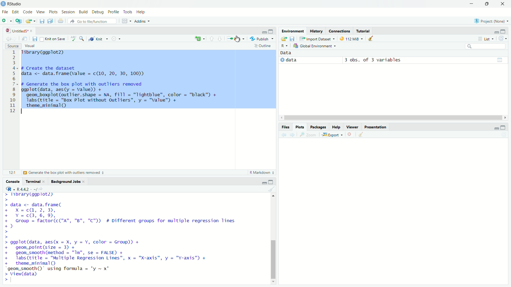 This screenshot has height=287, width=511. I want to click on I Debug, so click(98, 12).